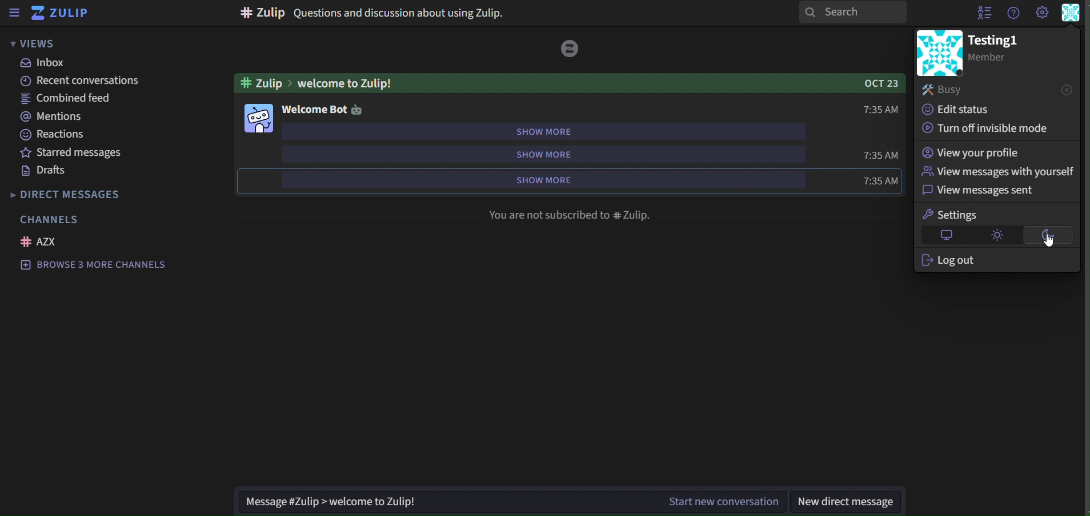  Describe the element at coordinates (854, 499) in the screenshot. I see `new direct message` at that location.